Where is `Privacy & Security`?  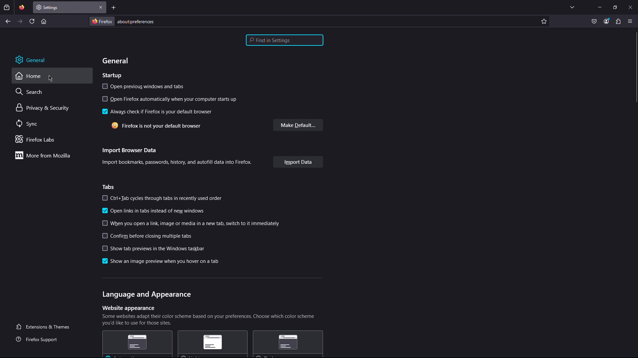
Privacy & Security is located at coordinates (43, 108).